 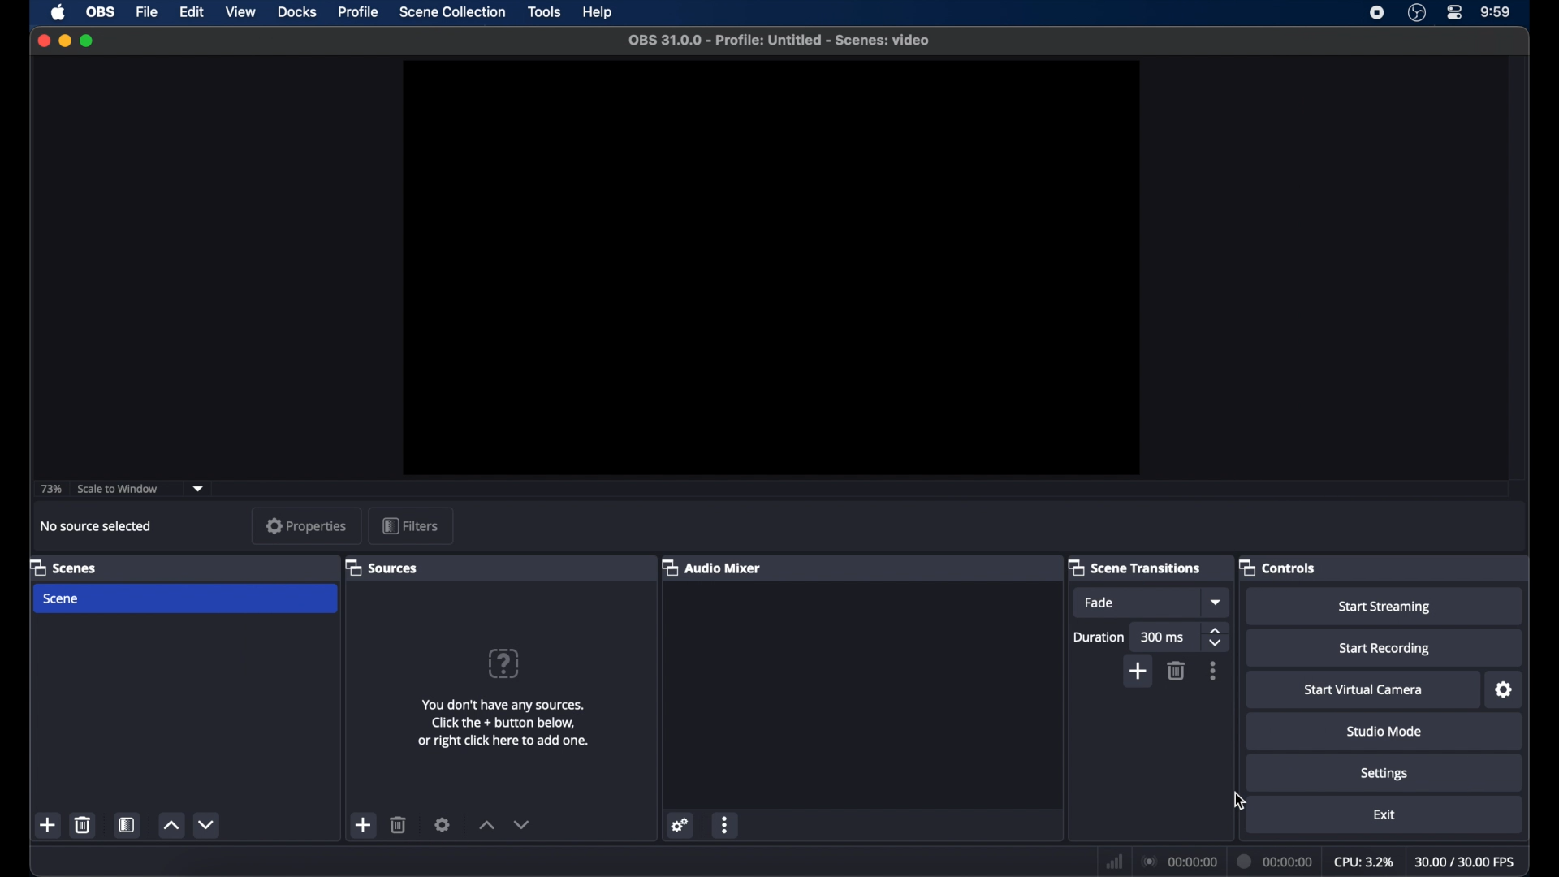 What do you see at coordinates (1276, 862) in the screenshot?
I see `duration` at bounding box center [1276, 862].